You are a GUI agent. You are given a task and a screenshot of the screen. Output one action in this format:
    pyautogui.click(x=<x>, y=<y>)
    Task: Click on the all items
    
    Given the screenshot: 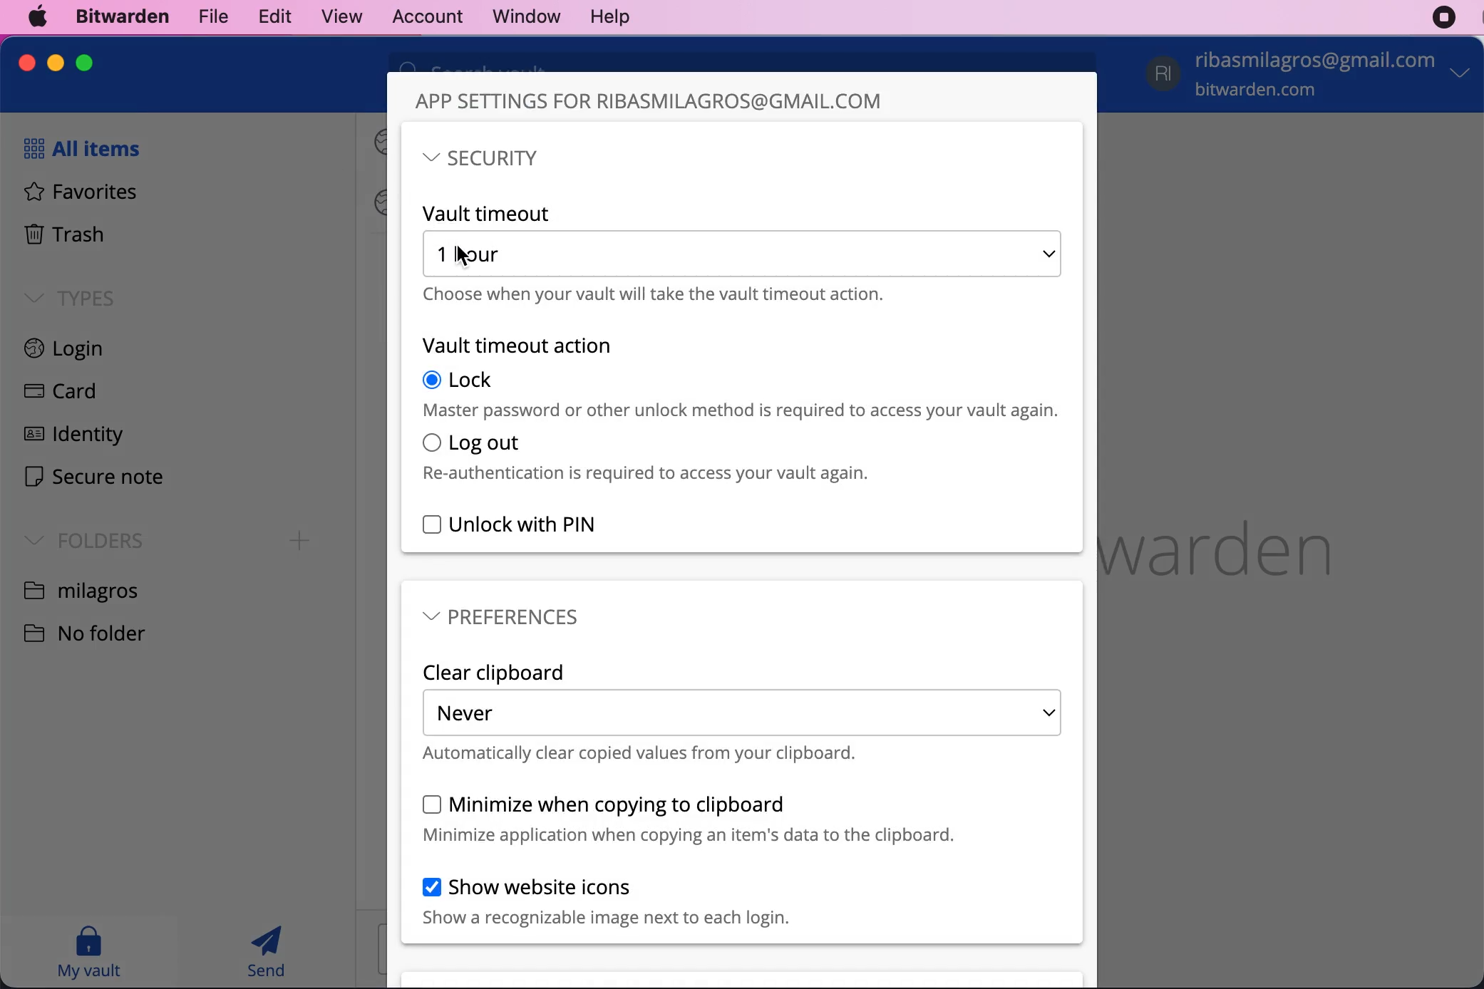 What is the action you would take?
    pyautogui.click(x=77, y=148)
    